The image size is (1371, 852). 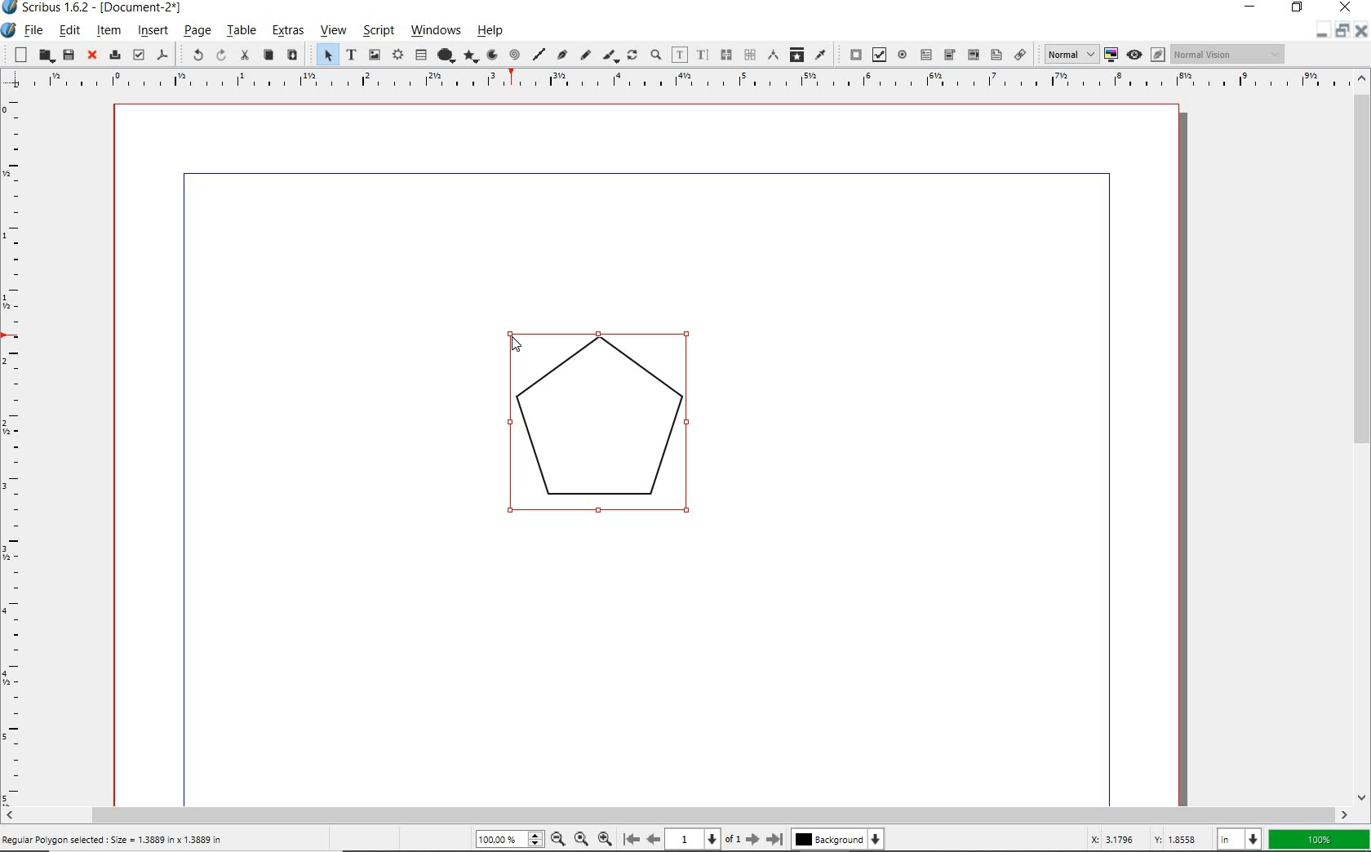 I want to click on pdf check box, so click(x=877, y=55).